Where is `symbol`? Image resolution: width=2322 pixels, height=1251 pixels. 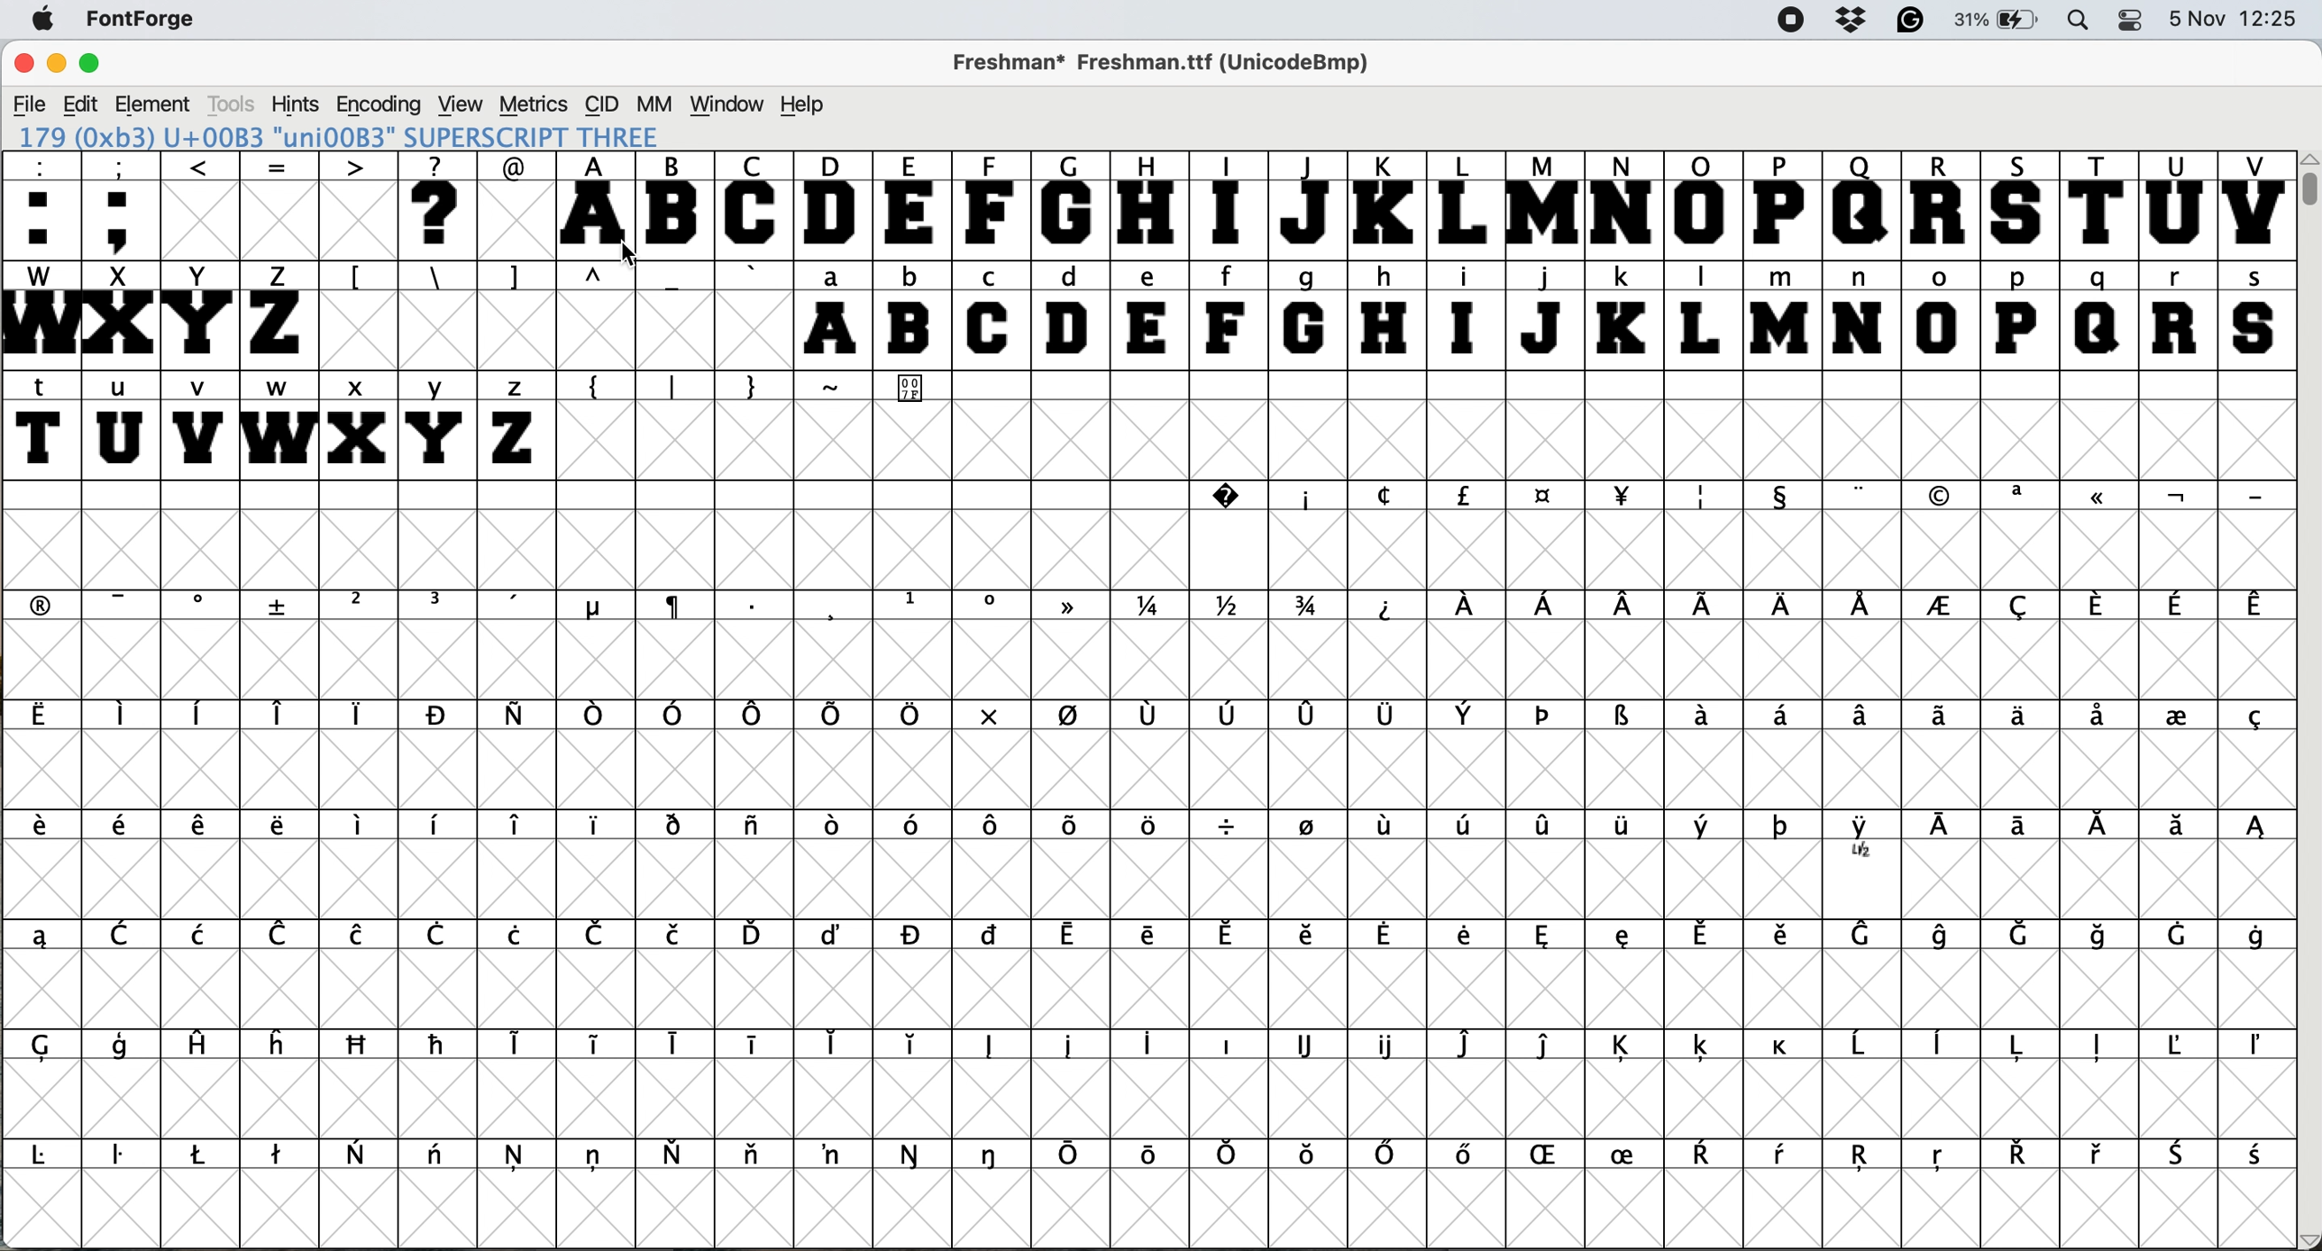
symbol is located at coordinates (1784, 827).